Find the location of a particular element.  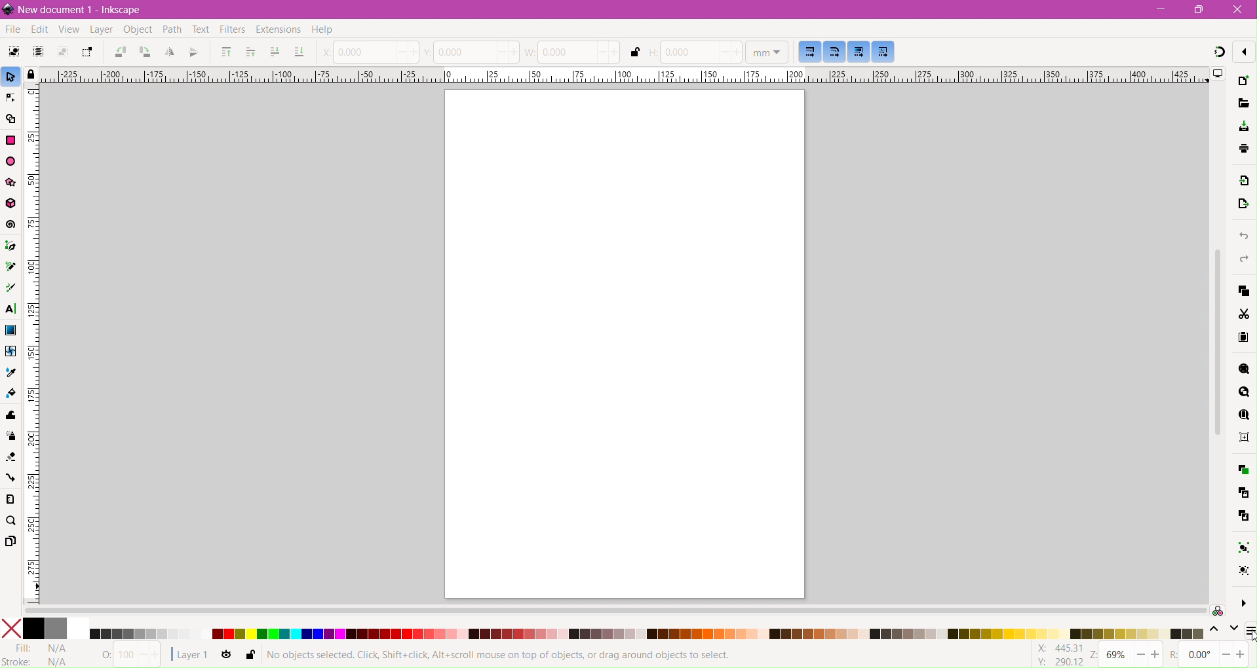

Lower is located at coordinates (274, 51).